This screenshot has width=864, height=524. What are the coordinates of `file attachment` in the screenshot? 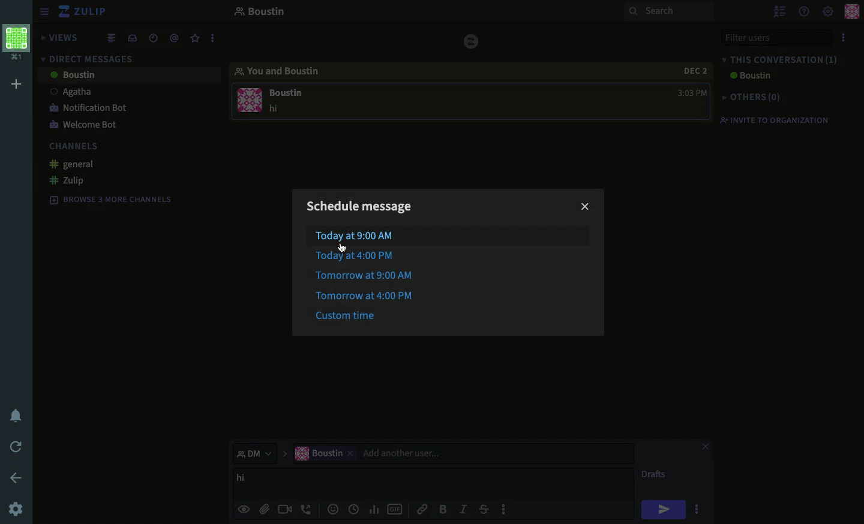 It's located at (264, 508).